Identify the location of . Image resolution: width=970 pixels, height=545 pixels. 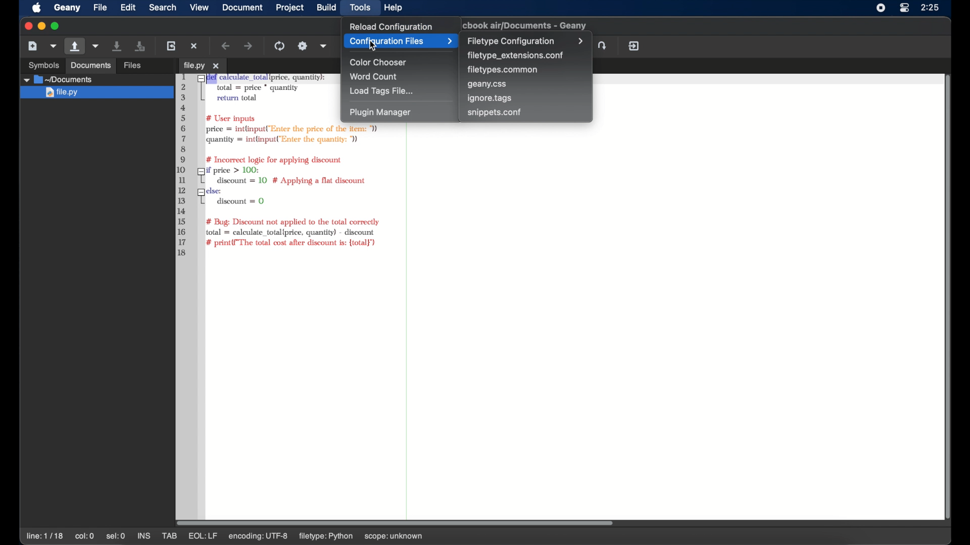
(39, 64).